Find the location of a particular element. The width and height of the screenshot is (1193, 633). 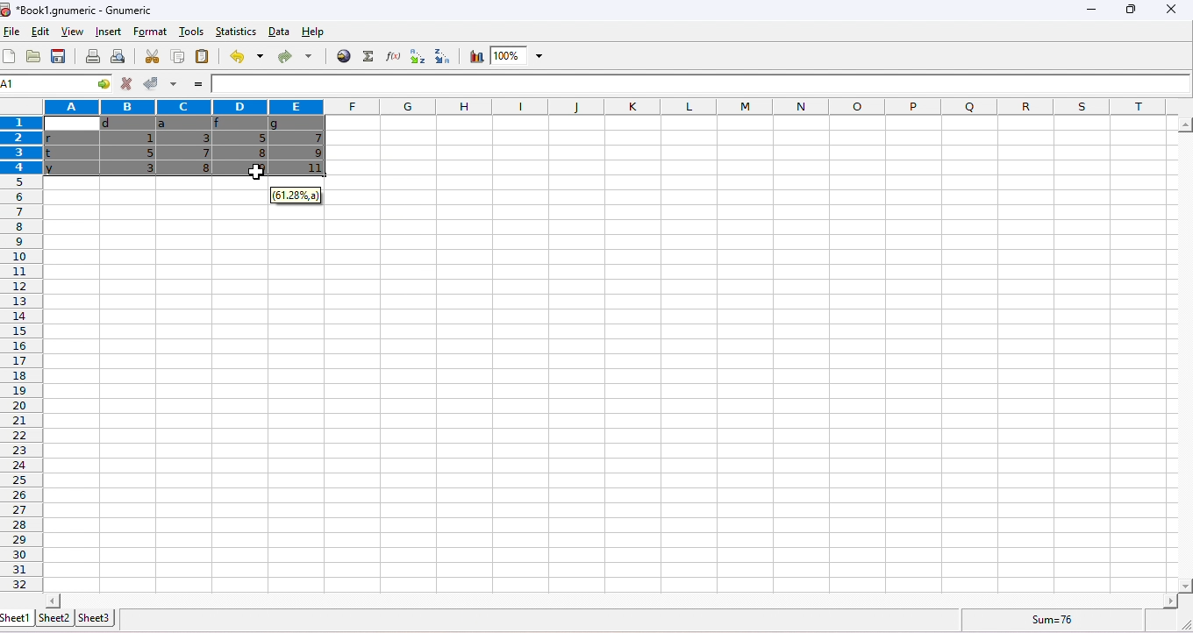

statistics is located at coordinates (234, 31).